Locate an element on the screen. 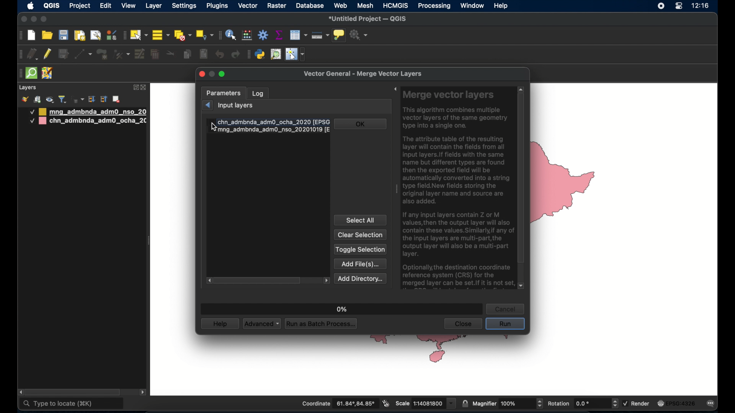 This screenshot has width=735, height=413. maximize is located at coordinates (224, 75).